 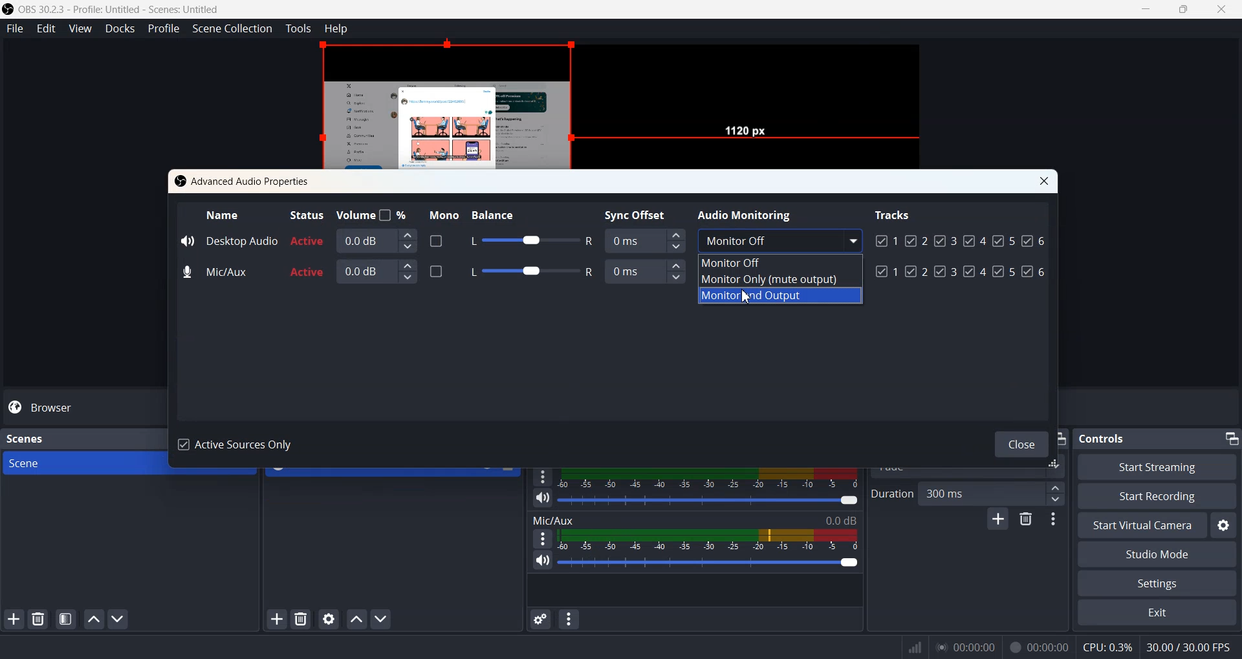 What do you see at coordinates (543, 561) in the screenshot?
I see `Mute / Unmute` at bounding box center [543, 561].